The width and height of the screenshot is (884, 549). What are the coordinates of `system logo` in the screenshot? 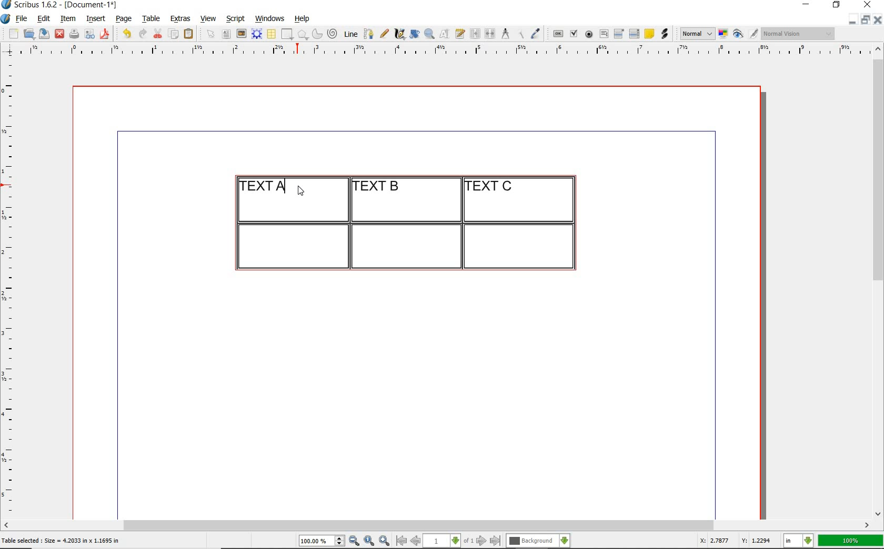 It's located at (6, 19).